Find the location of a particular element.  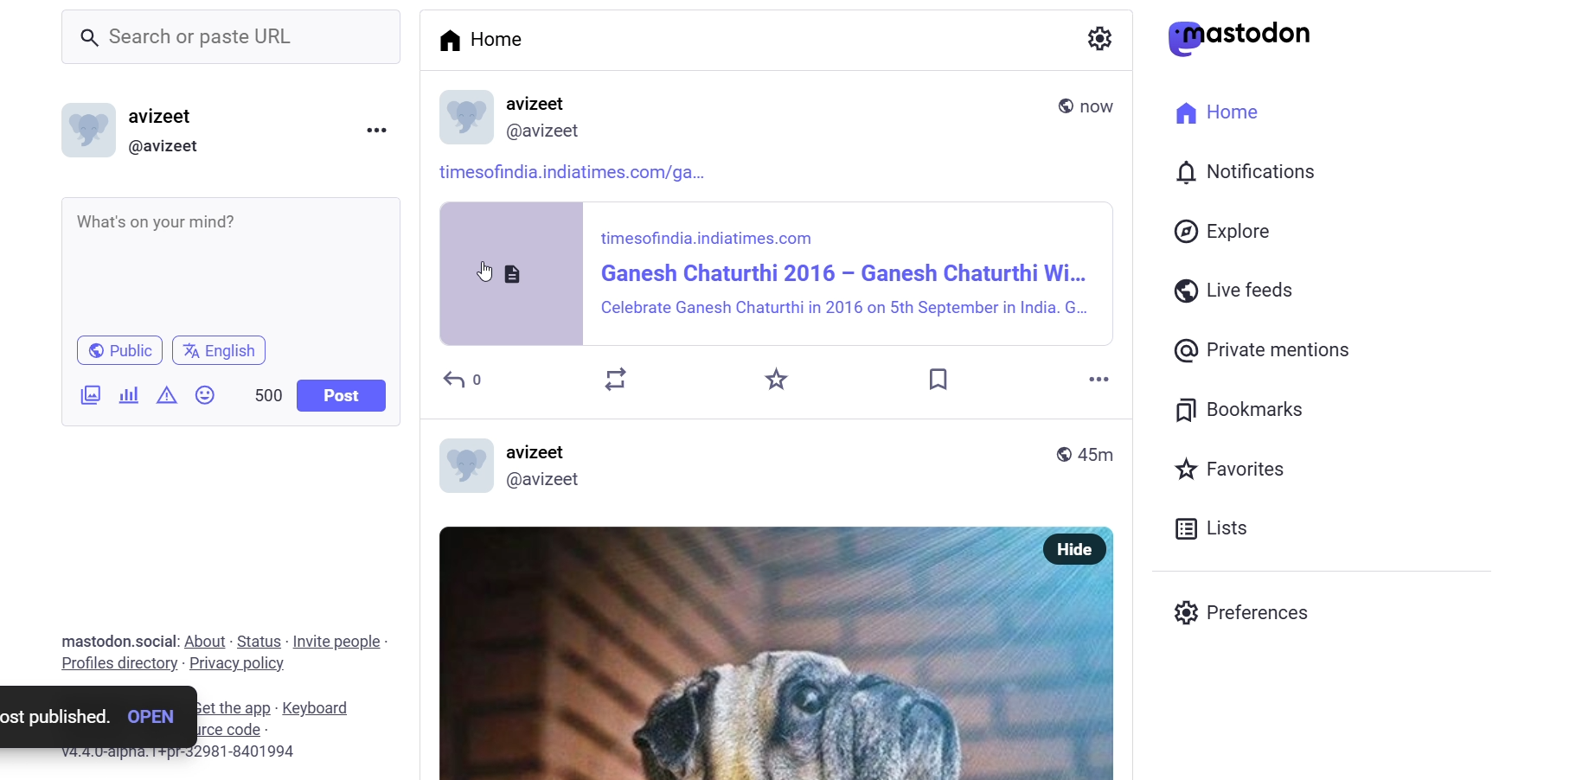

more option is located at coordinates (381, 132).